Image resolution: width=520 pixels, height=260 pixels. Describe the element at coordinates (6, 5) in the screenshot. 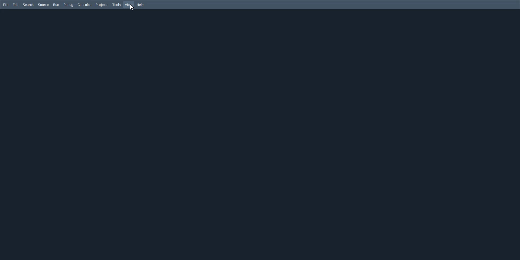

I see `File` at that location.